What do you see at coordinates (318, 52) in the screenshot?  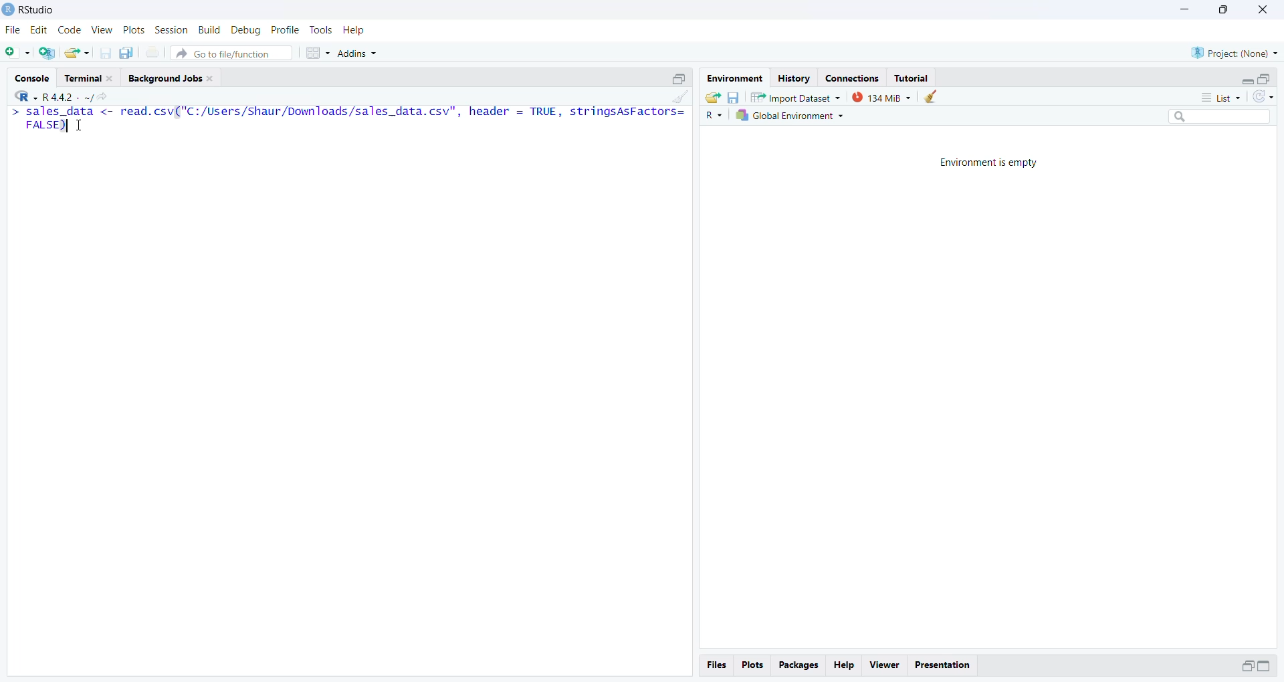 I see `Workspaces pane` at bounding box center [318, 52].